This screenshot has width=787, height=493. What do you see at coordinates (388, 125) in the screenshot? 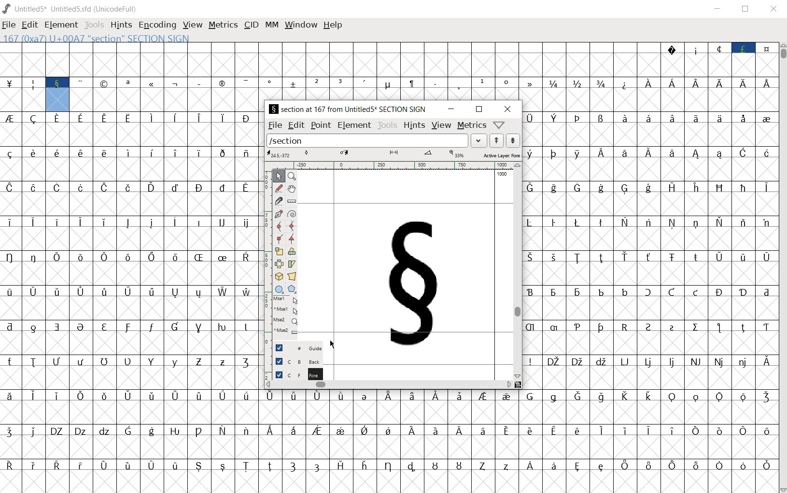
I see `tools` at bounding box center [388, 125].